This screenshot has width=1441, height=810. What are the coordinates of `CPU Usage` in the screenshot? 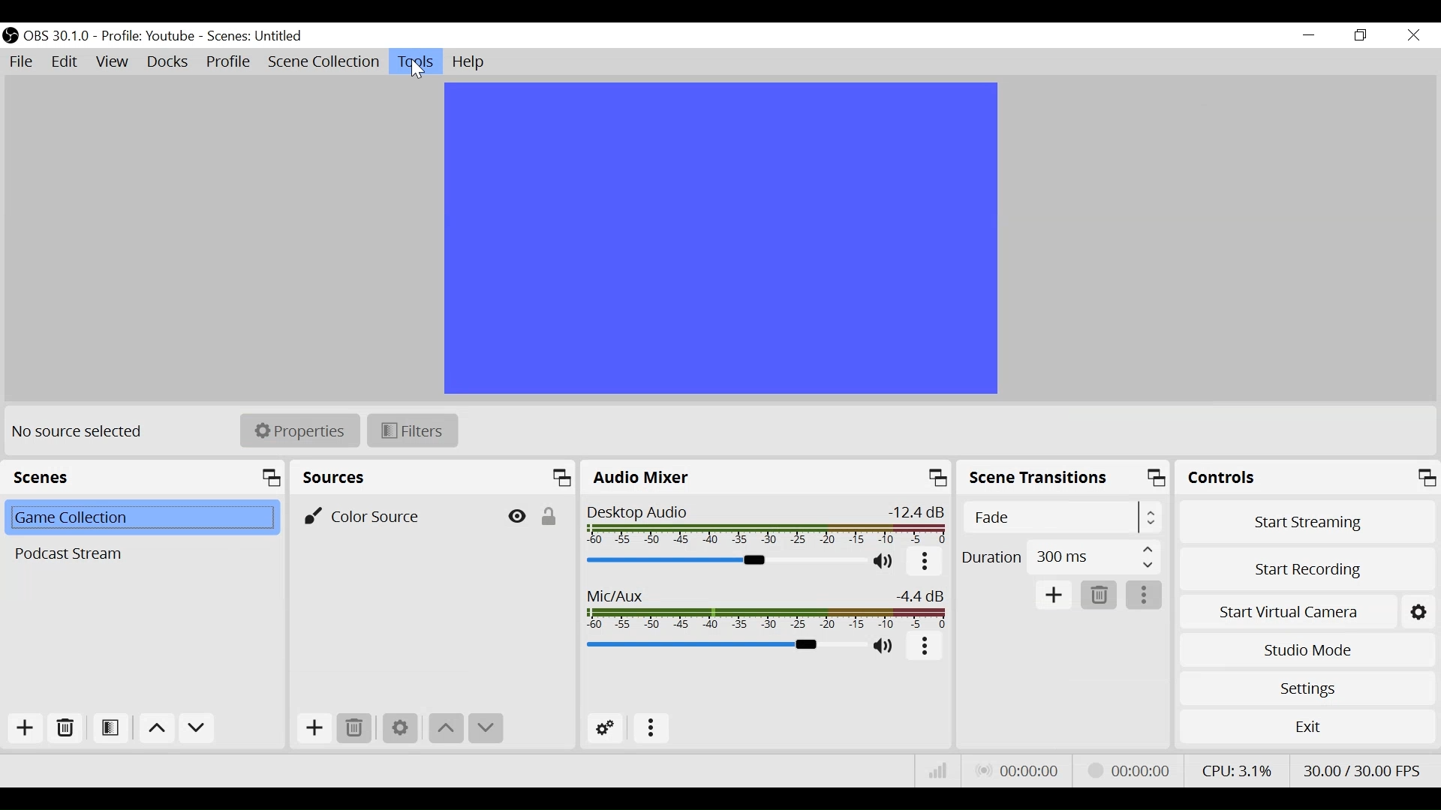 It's located at (1236, 770).